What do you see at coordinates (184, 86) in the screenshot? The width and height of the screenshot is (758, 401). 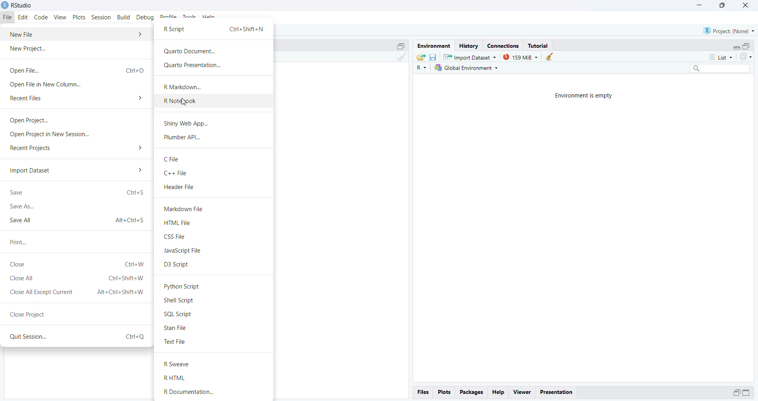 I see `R Markdown...` at bounding box center [184, 86].